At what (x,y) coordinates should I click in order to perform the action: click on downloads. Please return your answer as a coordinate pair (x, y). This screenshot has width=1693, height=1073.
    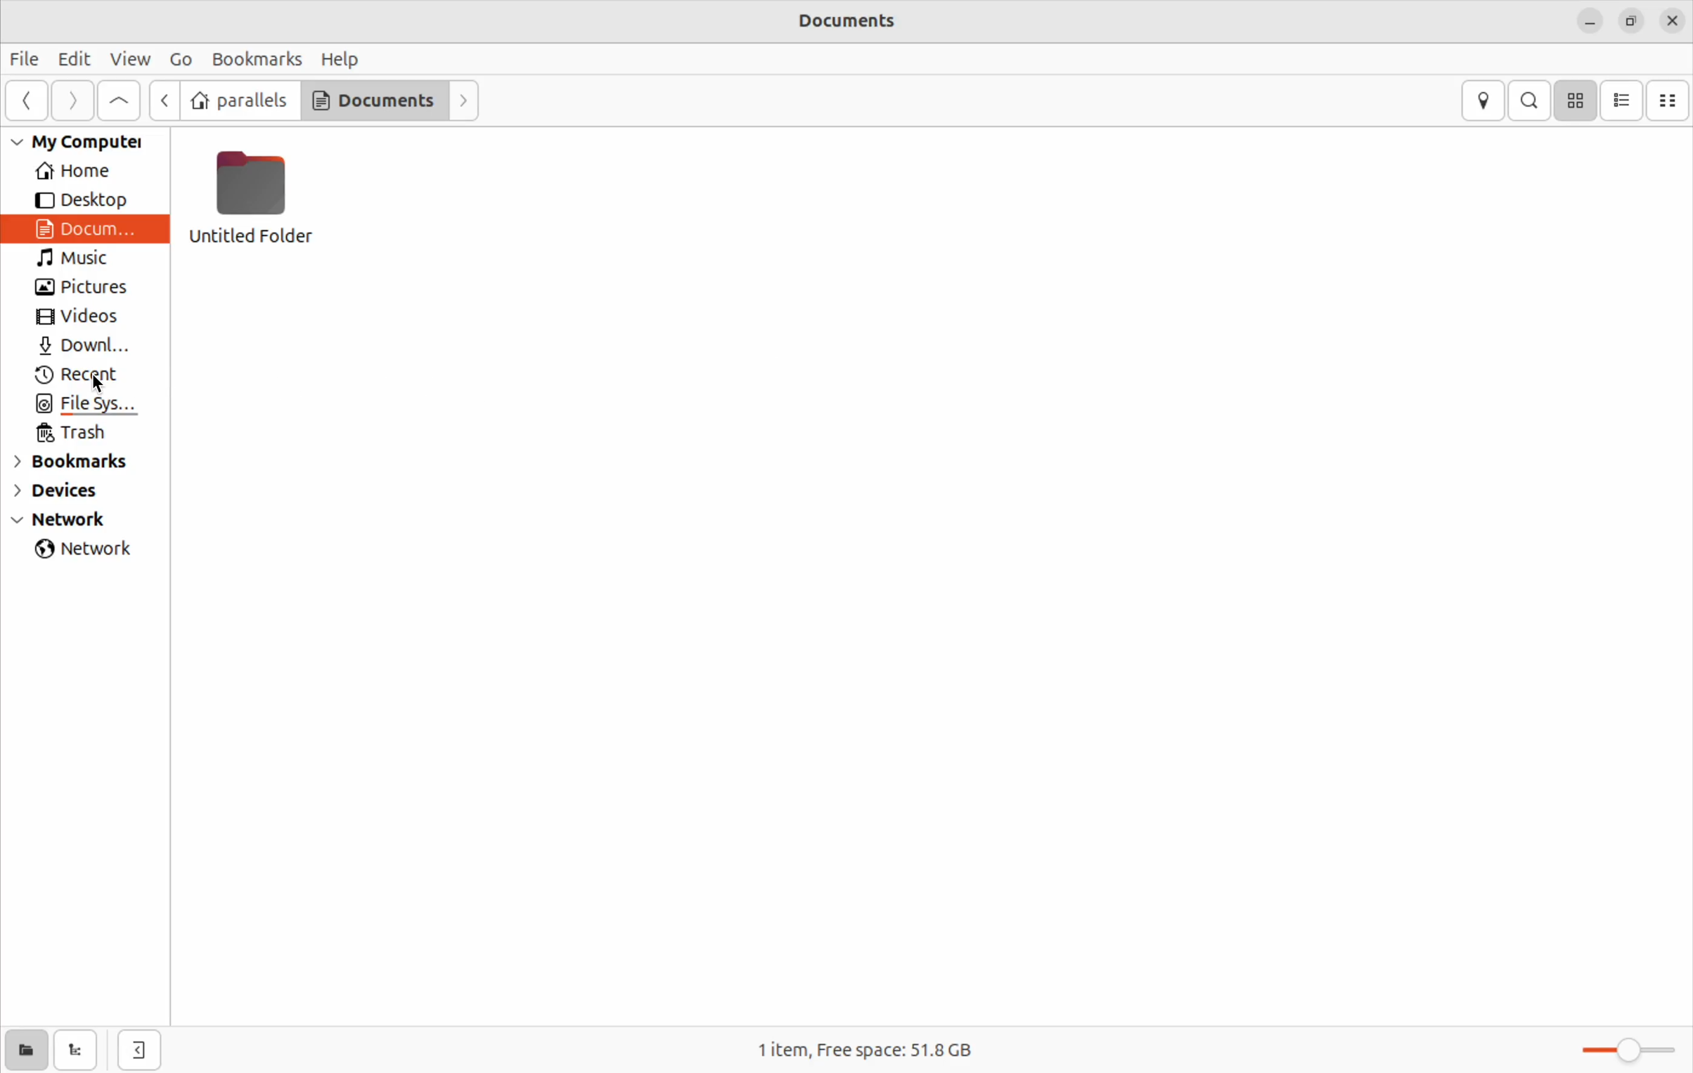
    Looking at the image, I should click on (86, 346).